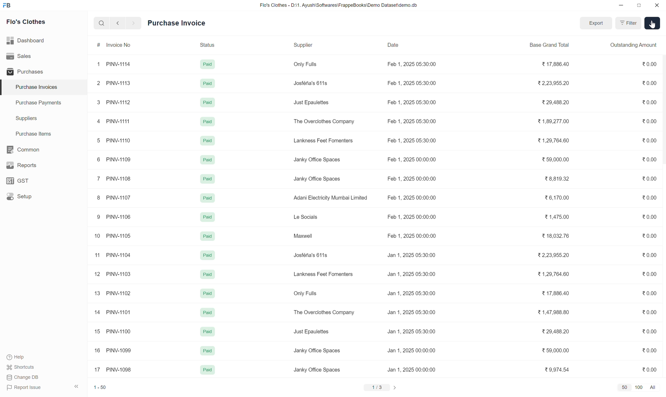 The image size is (666, 397). I want to click on Paid, so click(208, 350).